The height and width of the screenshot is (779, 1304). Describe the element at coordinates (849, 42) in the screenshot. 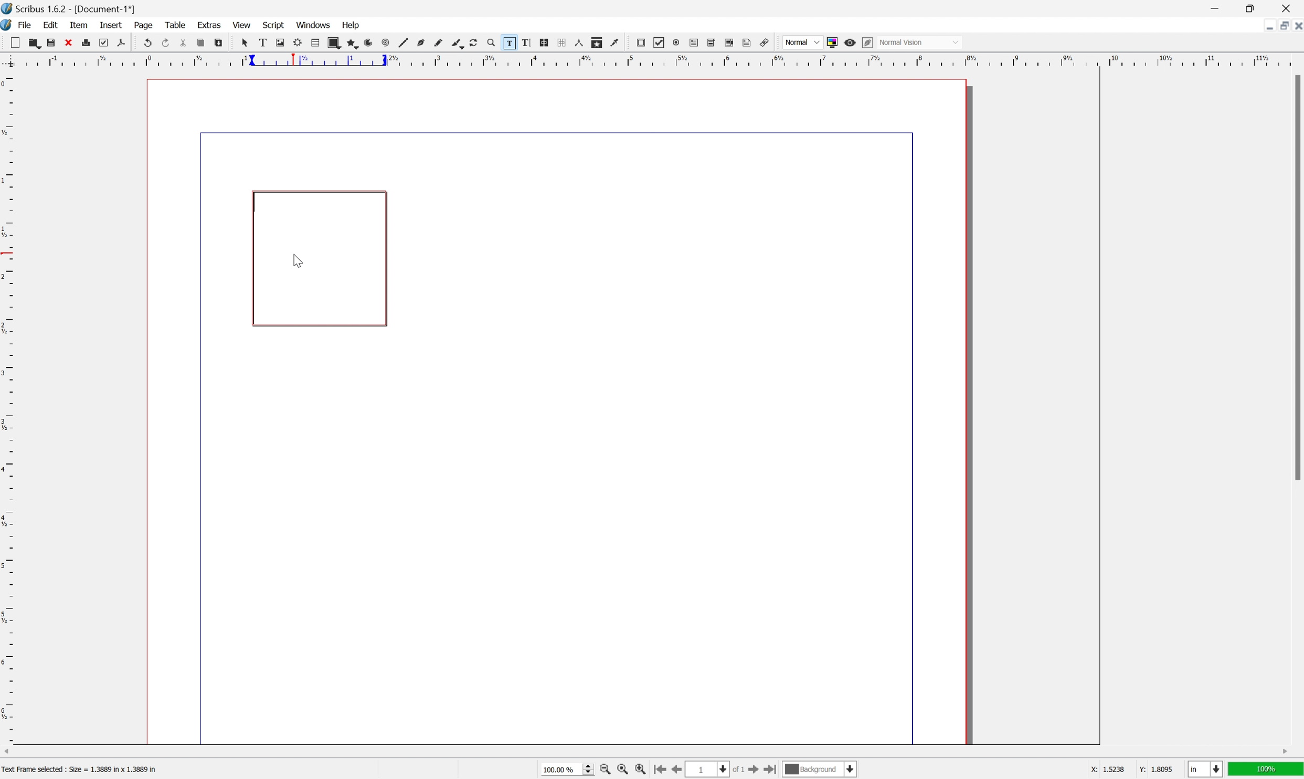

I see `preview mode` at that location.